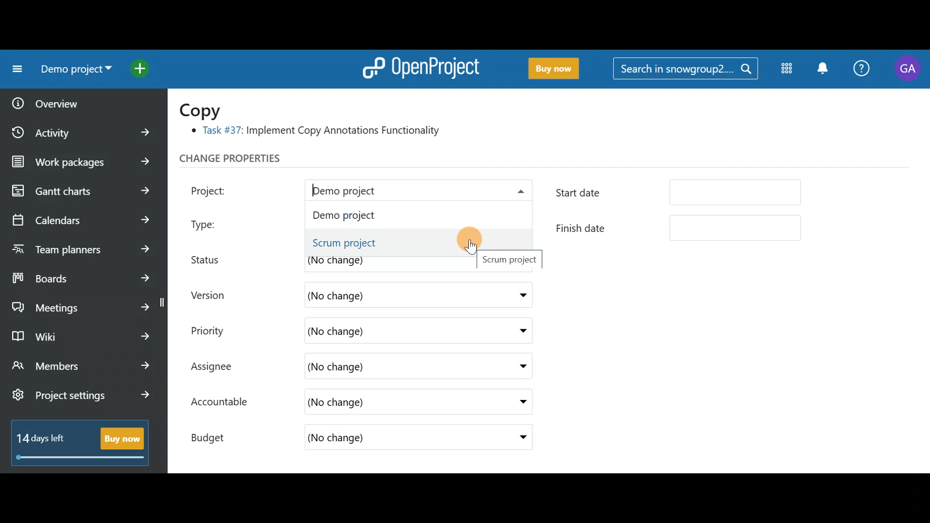 The width and height of the screenshot is (930, 523). Describe the element at coordinates (73, 100) in the screenshot. I see `Overview` at that location.